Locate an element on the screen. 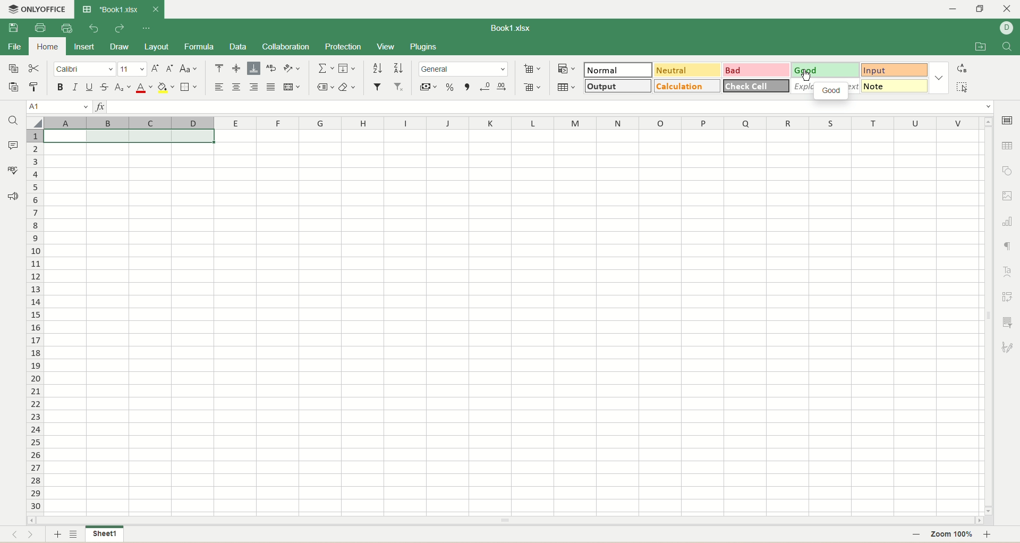 The height and width of the screenshot is (543, 1020). cell settings is located at coordinates (1009, 121).